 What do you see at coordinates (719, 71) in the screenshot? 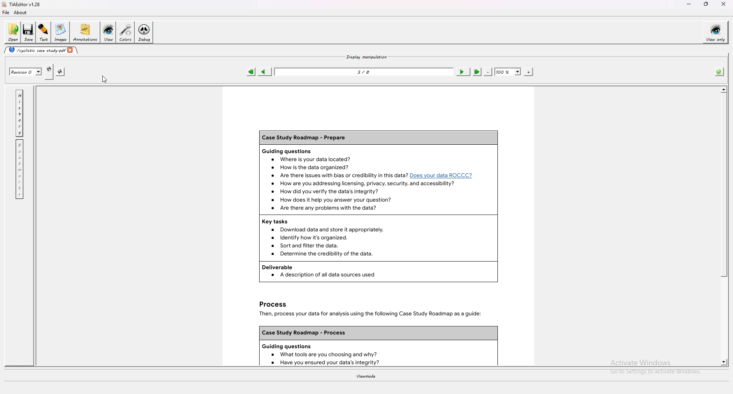
I see `info about pdf` at bounding box center [719, 71].